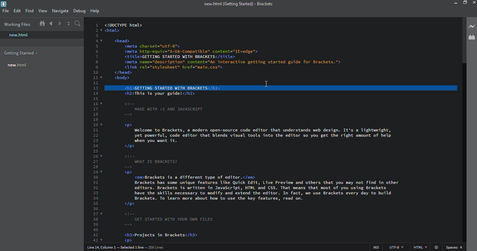 This screenshot has height=251, width=477. Describe the element at coordinates (258, 169) in the screenshot. I see `test code` at that location.